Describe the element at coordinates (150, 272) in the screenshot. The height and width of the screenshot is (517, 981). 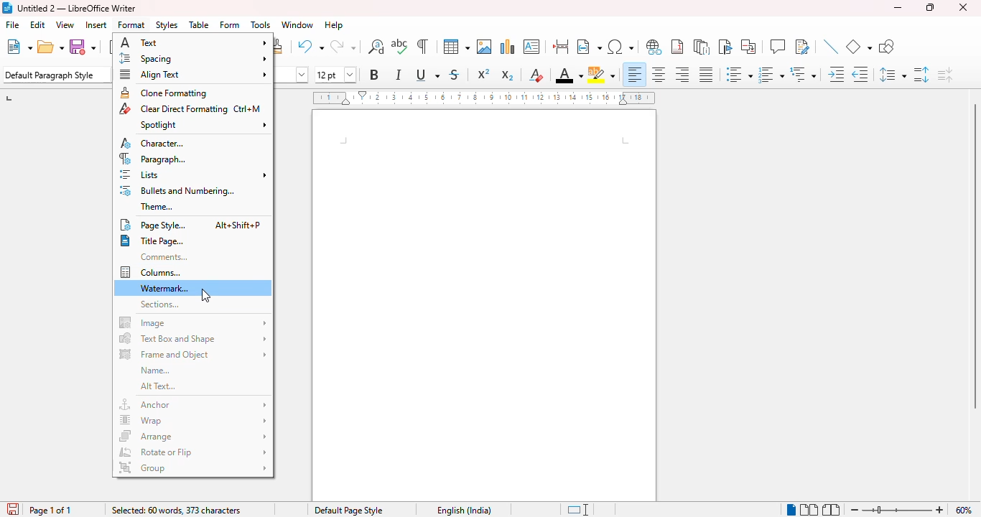
I see `columns` at that location.